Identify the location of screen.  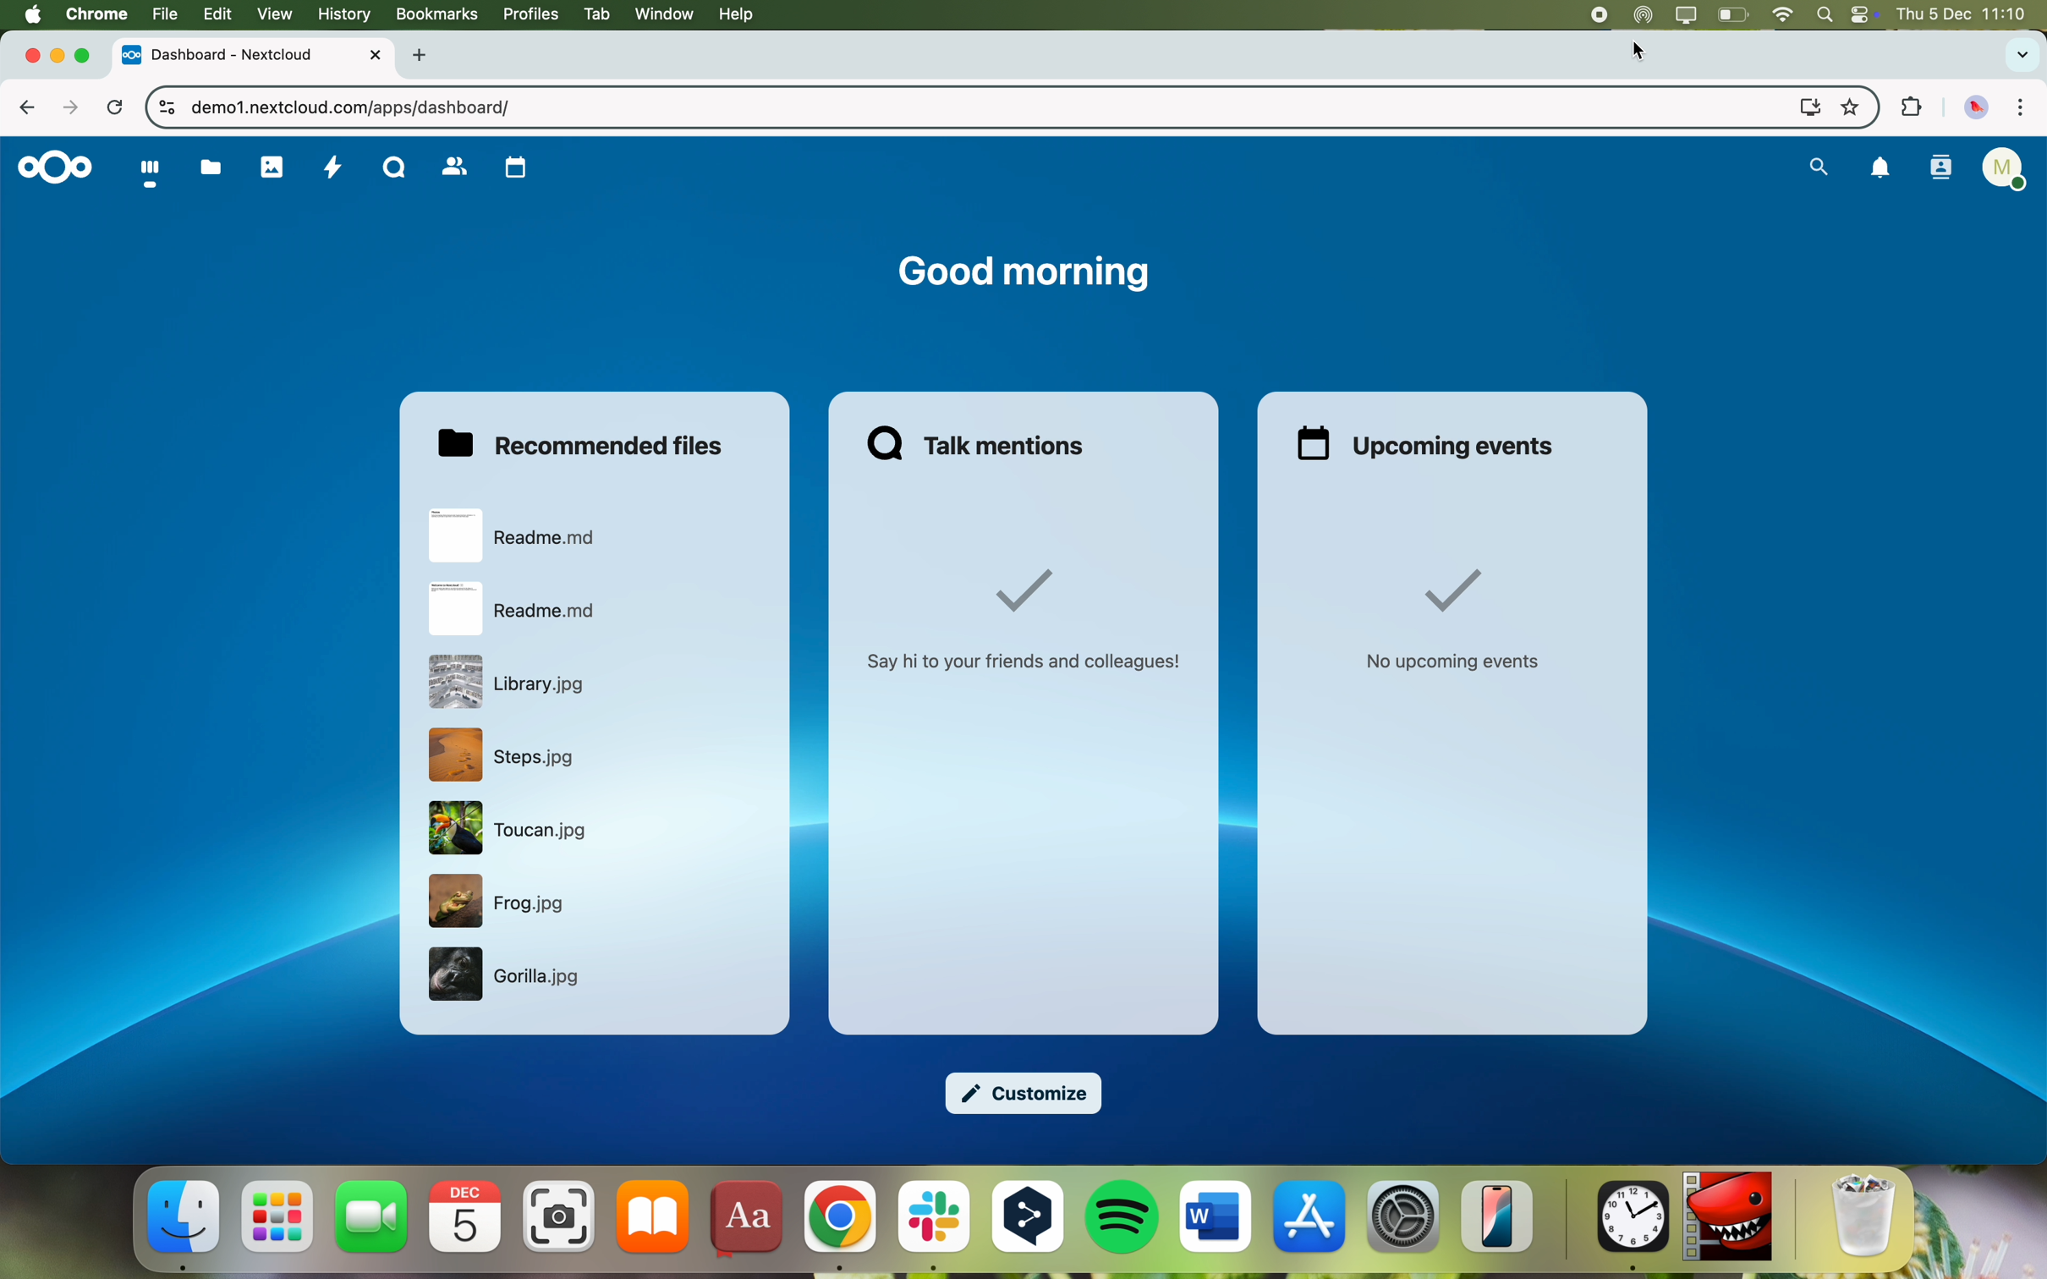
(1685, 15).